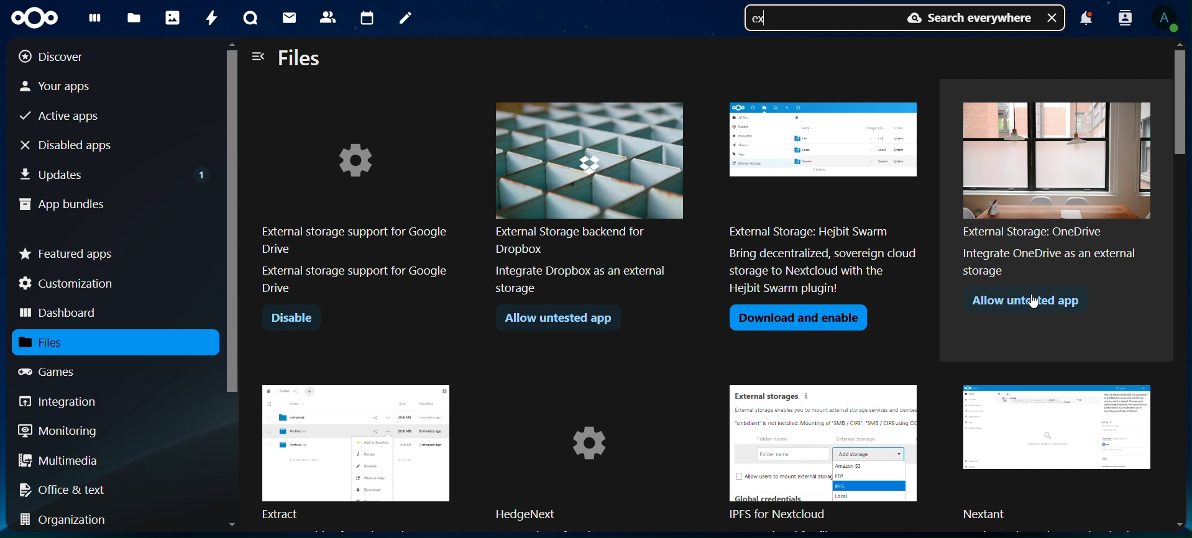 The height and width of the screenshot is (538, 1192). I want to click on files, so click(57, 342).